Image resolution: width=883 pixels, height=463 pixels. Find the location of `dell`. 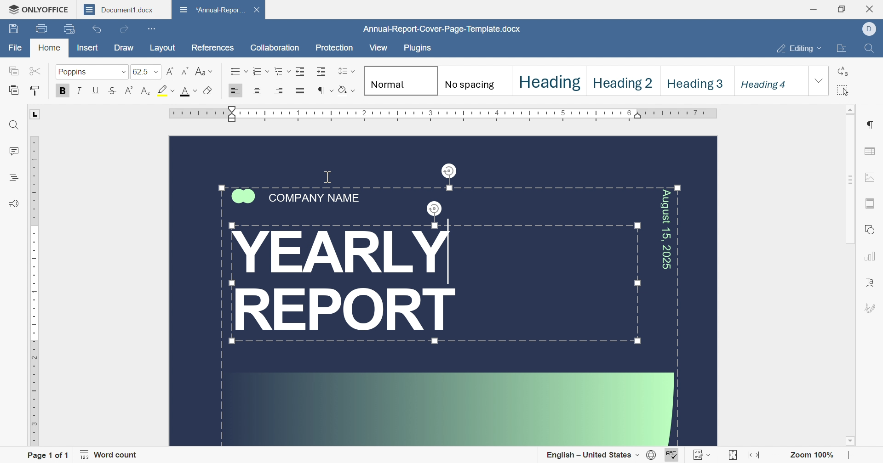

dell is located at coordinates (870, 30).